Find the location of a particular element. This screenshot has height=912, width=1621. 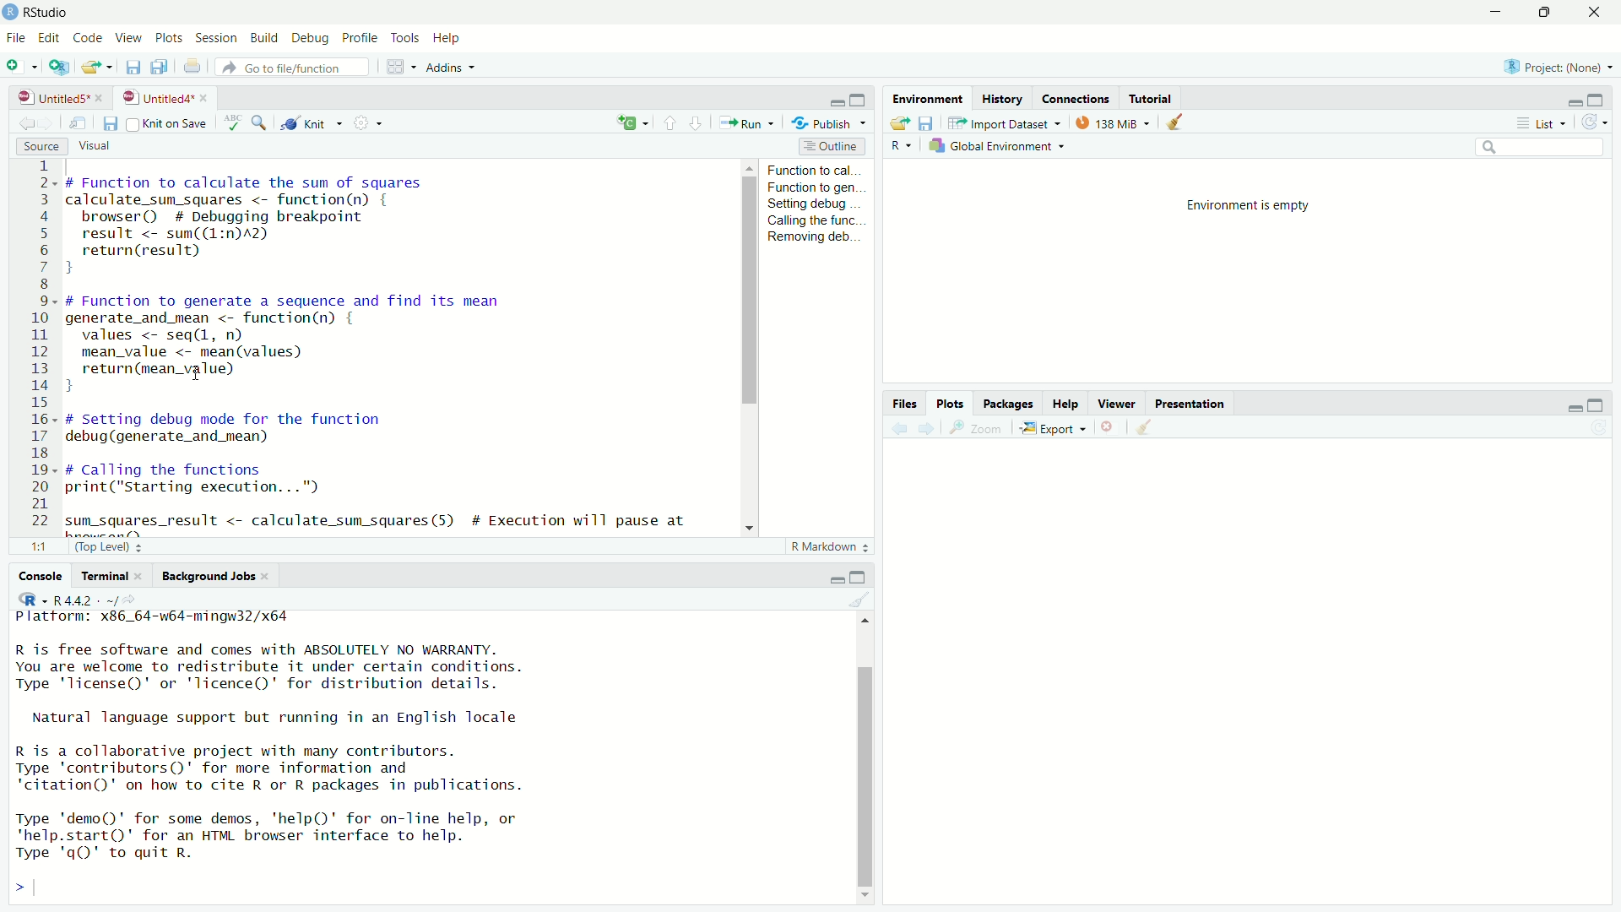

create a project is located at coordinates (58, 65).